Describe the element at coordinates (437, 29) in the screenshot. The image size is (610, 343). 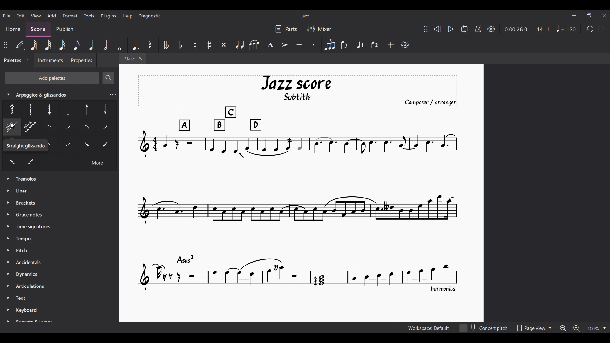
I see `Rewind` at that location.